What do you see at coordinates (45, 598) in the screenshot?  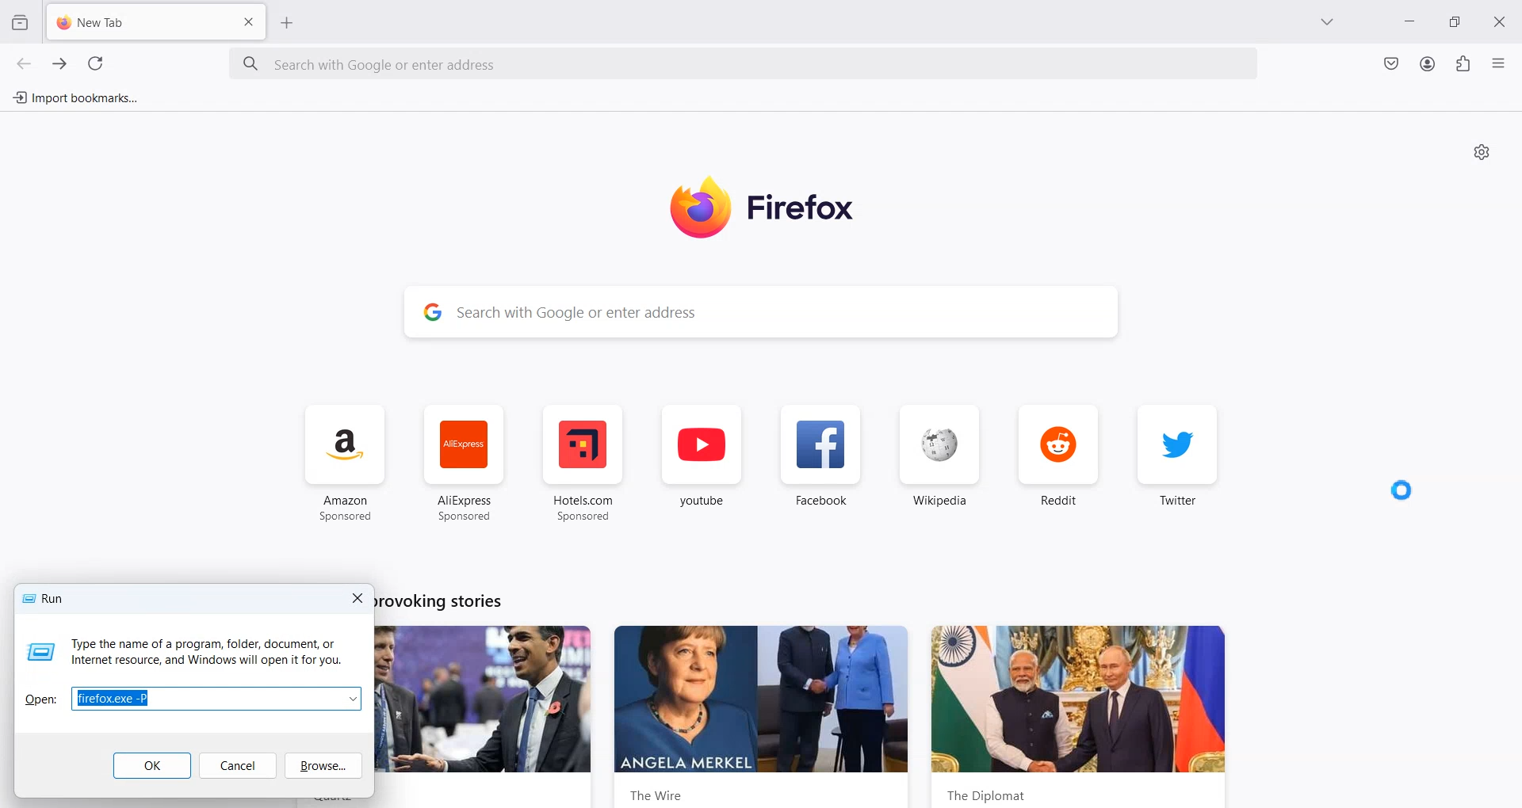 I see `Run` at bounding box center [45, 598].